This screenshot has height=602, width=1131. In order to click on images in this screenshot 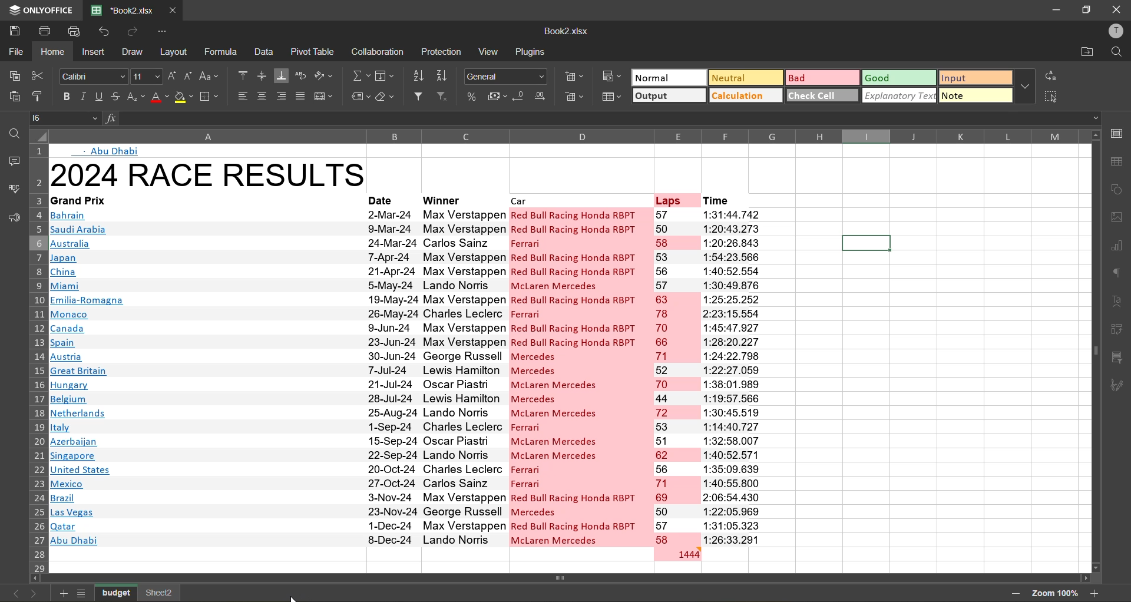, I will do `click(1116, 218)`.